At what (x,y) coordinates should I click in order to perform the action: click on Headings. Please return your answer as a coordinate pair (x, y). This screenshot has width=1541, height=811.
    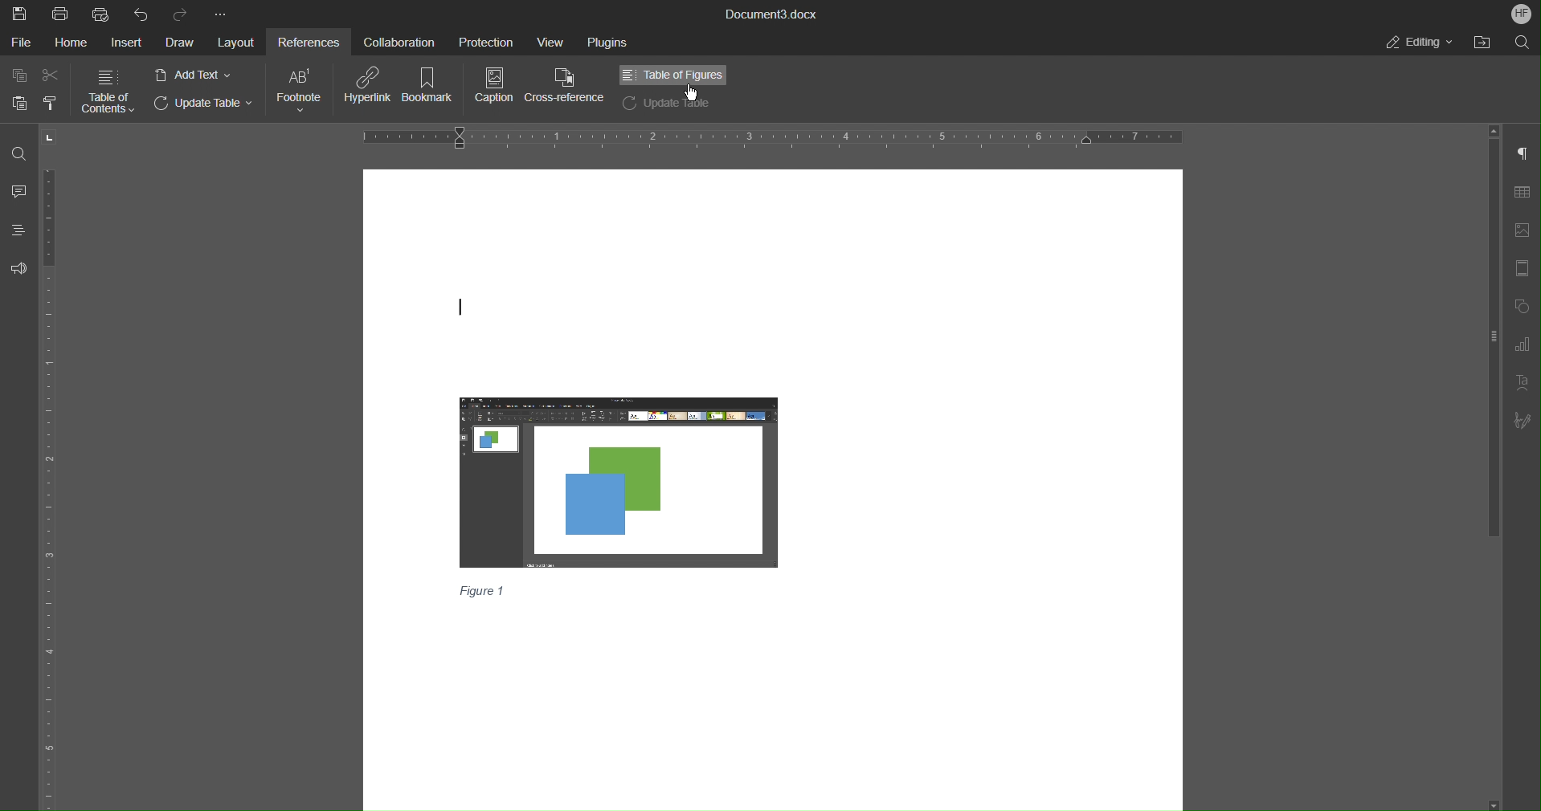
    Looking at the image, I should click on (16, 229).